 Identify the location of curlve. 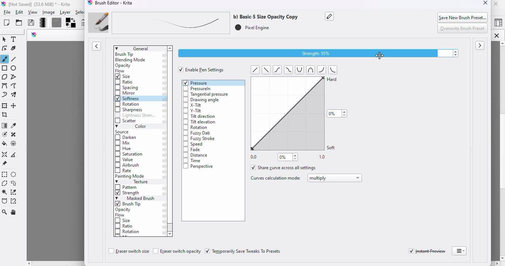
(309, 69).